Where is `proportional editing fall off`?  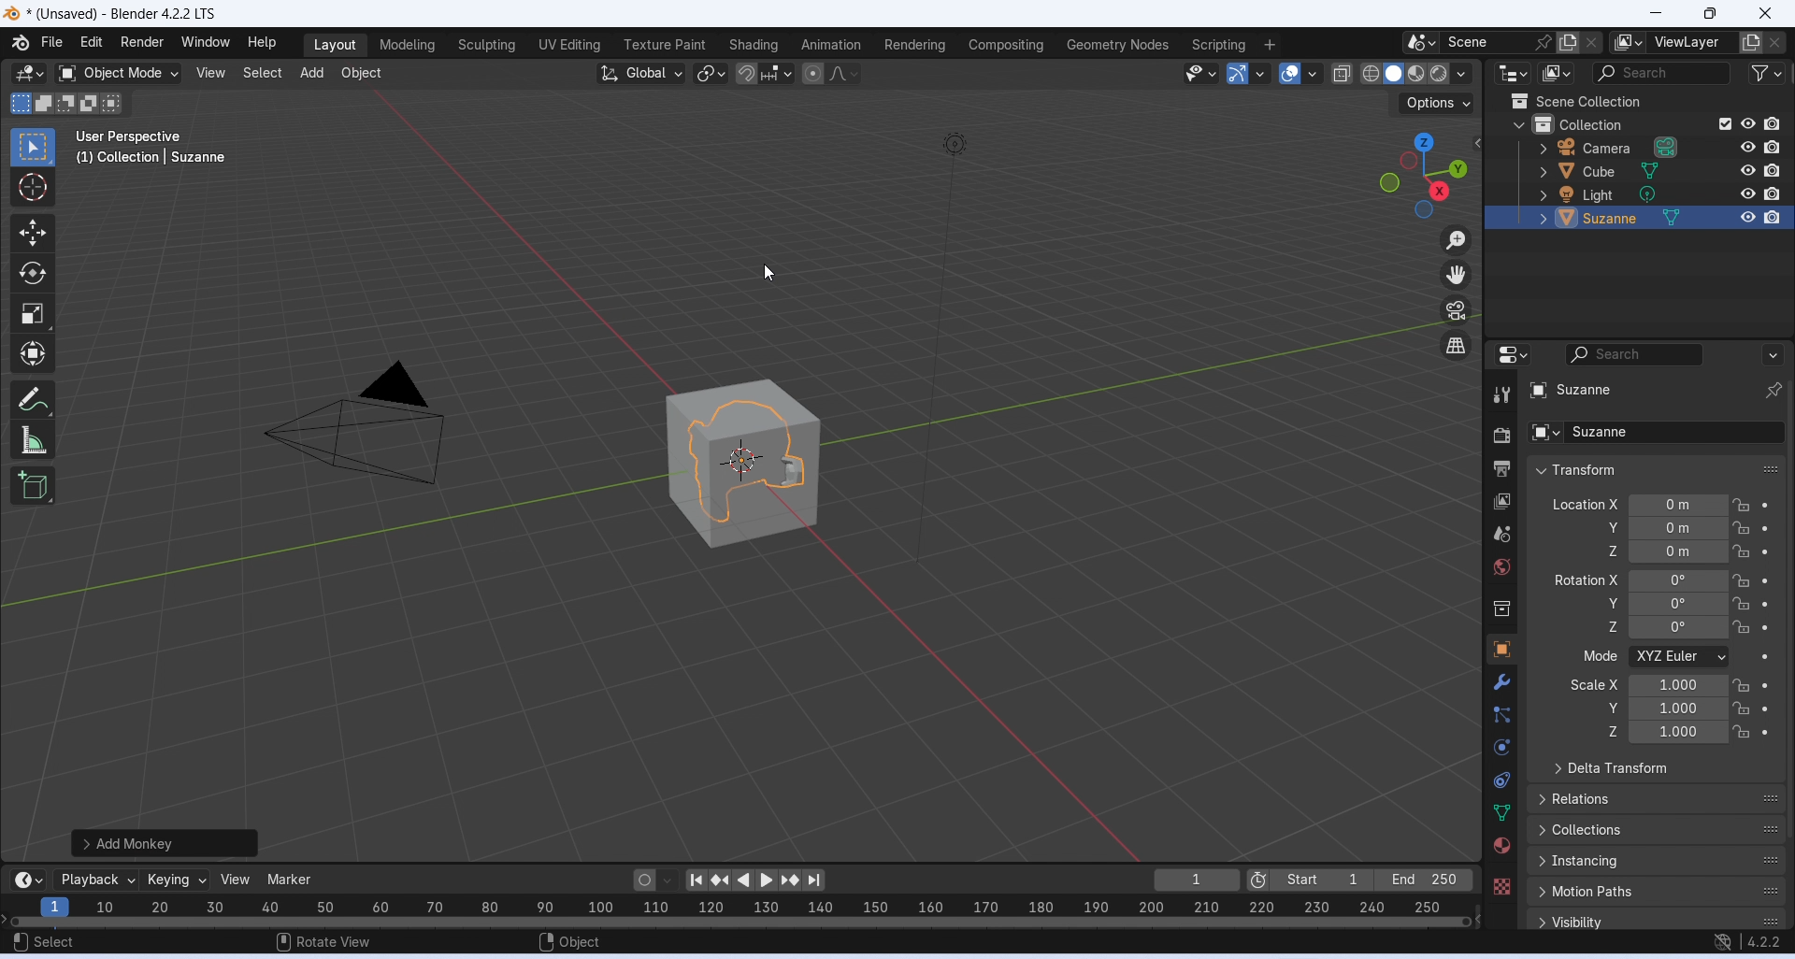 proportional editing fall off is located at coordinates (845, 72).